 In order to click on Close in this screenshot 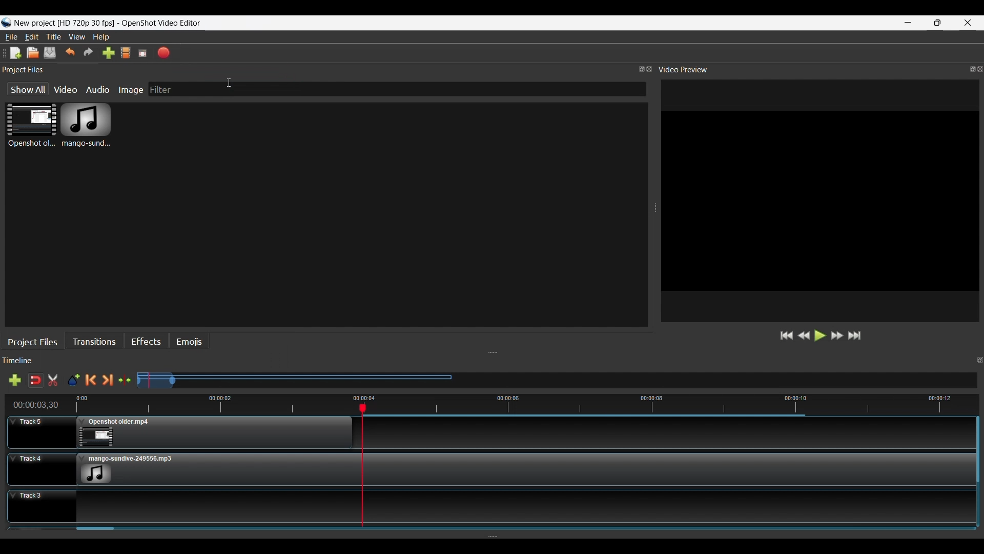, I will do `click(650, 69)`.